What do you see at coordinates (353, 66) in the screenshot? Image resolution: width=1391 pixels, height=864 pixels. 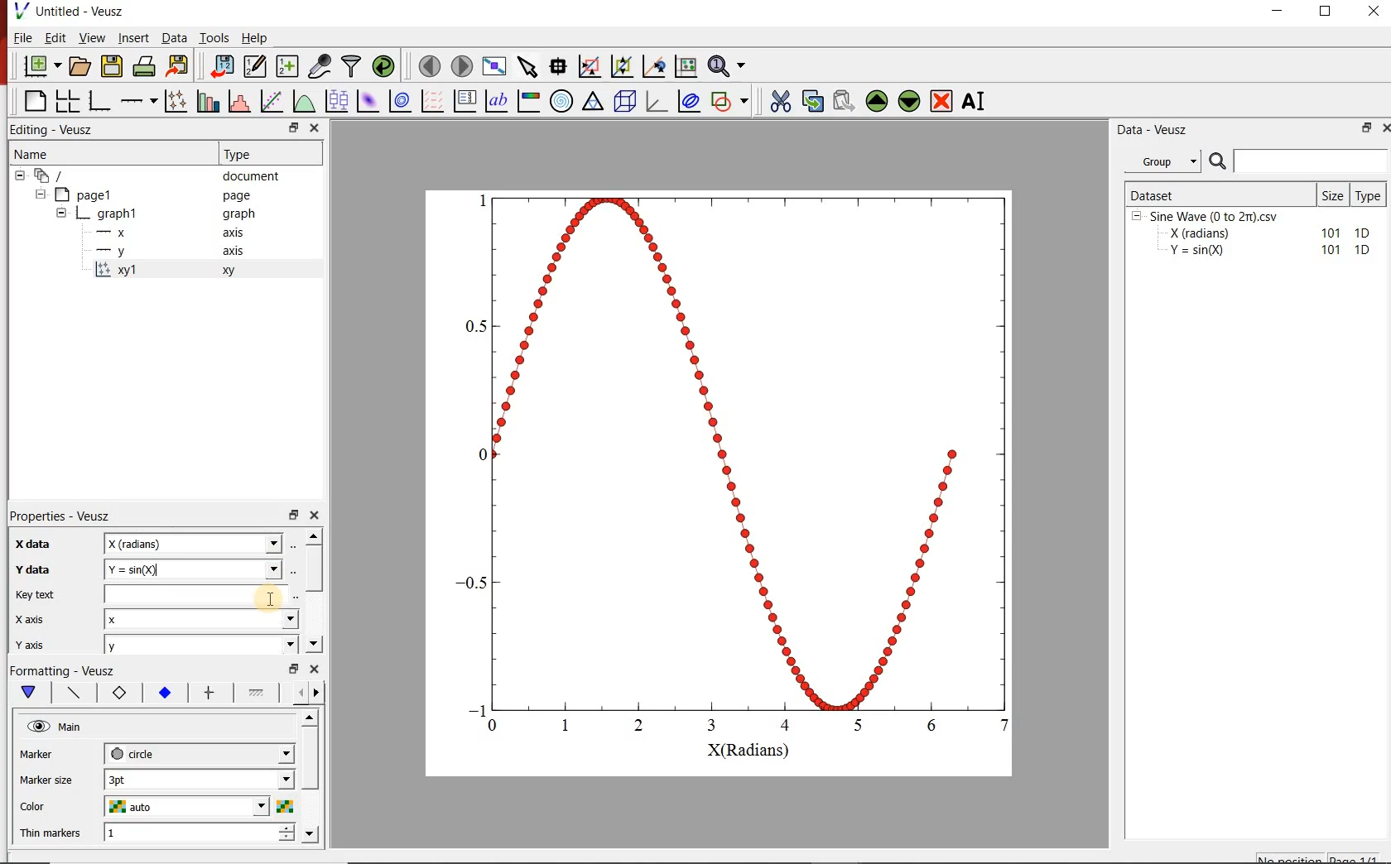 I see `filter data` at bounding box center [353, 66].